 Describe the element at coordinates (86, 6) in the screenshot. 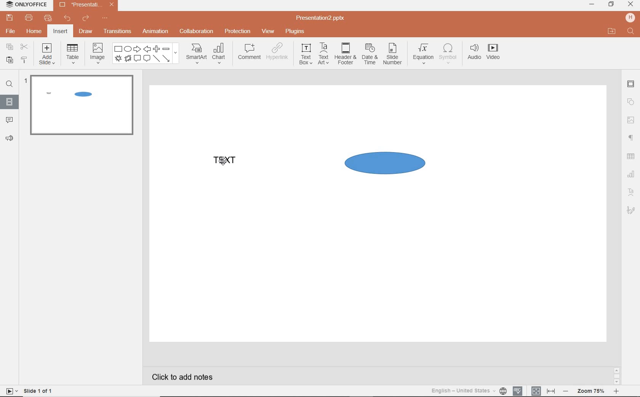

I see `Presentation2.pptx` at that location.